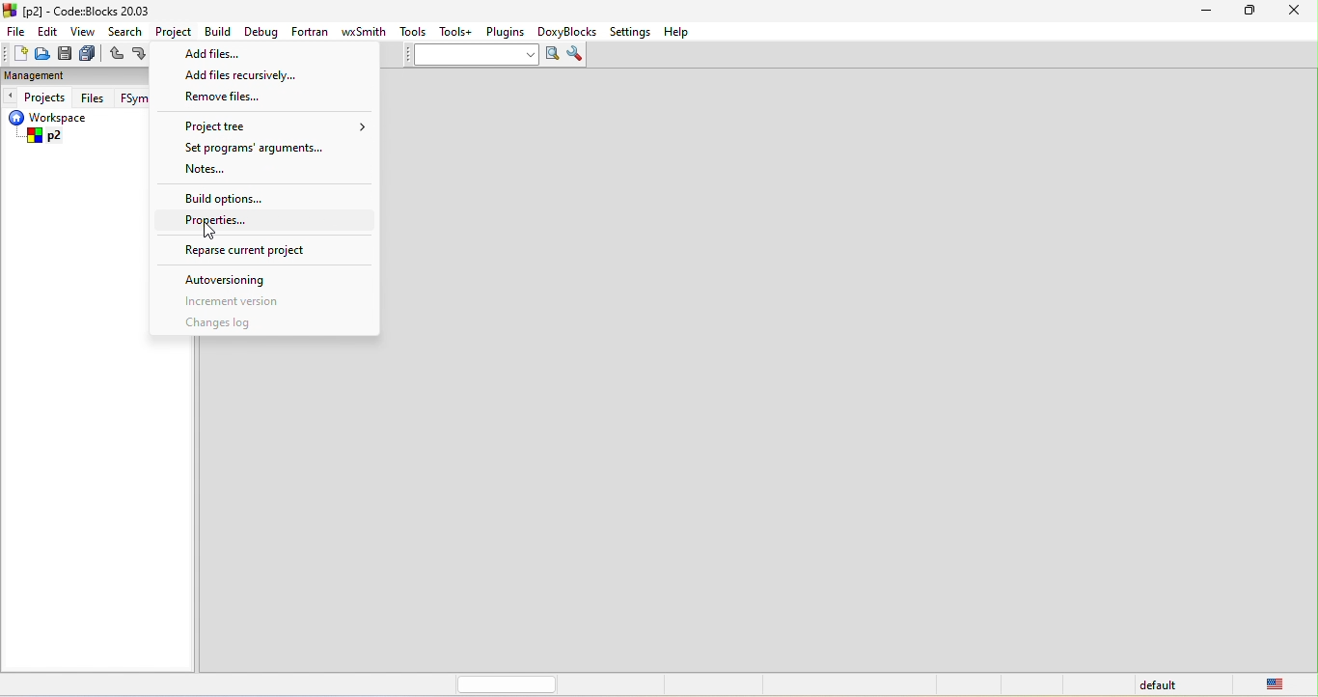 The image size is (1318, 697). What do you see at coordinates (35, 75) in the screenshot?
I see `management` at bounding box center [35, 75].